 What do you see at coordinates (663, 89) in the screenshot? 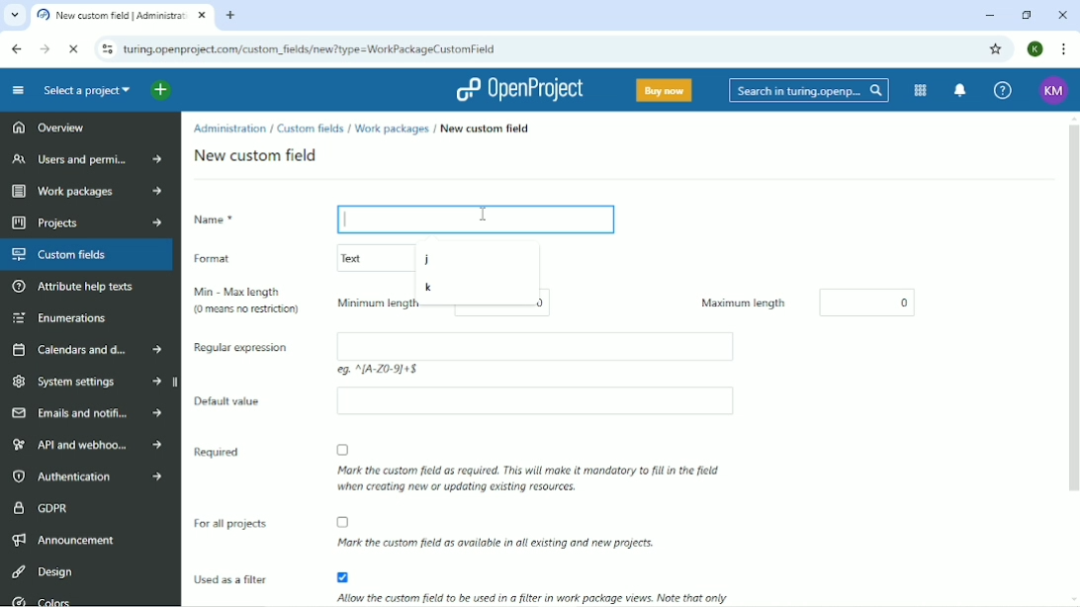
I see `Buy now` at bounding box center [663, 89].